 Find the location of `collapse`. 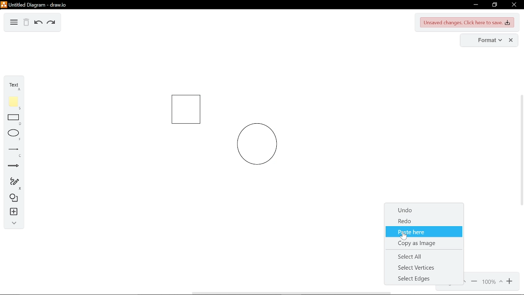

collapse is located at coordinates (12, 223).